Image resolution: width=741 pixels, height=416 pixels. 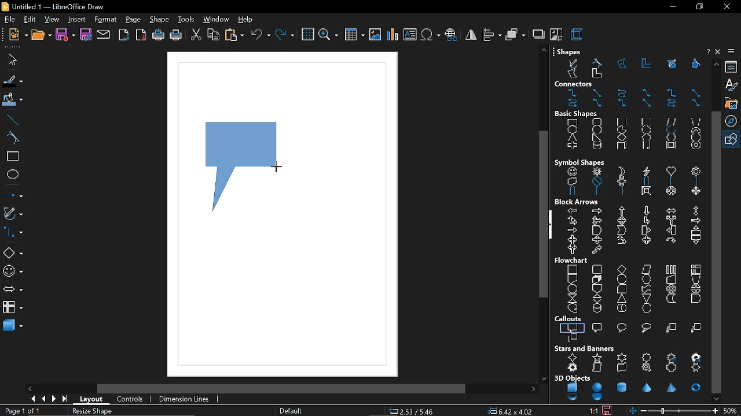 I want to click on 3d effect, so click(x=577, y=34).